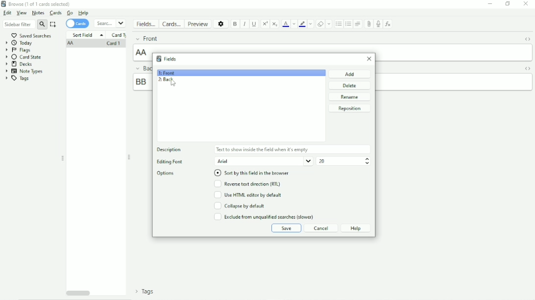 The image size is (535, 300). I want to click on Minimize, so click(490, 4).